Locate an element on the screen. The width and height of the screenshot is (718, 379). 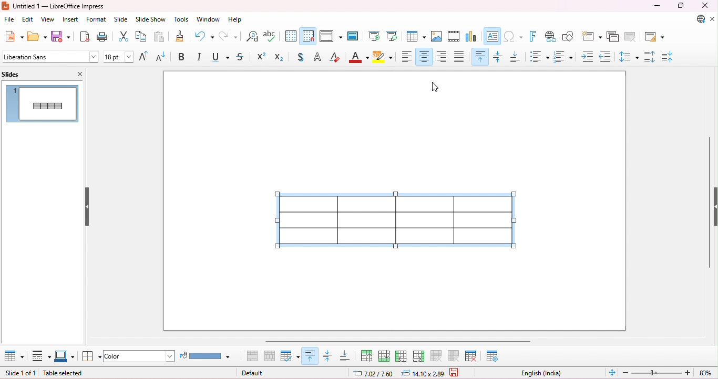
tools is located at coordinates (181, 20).